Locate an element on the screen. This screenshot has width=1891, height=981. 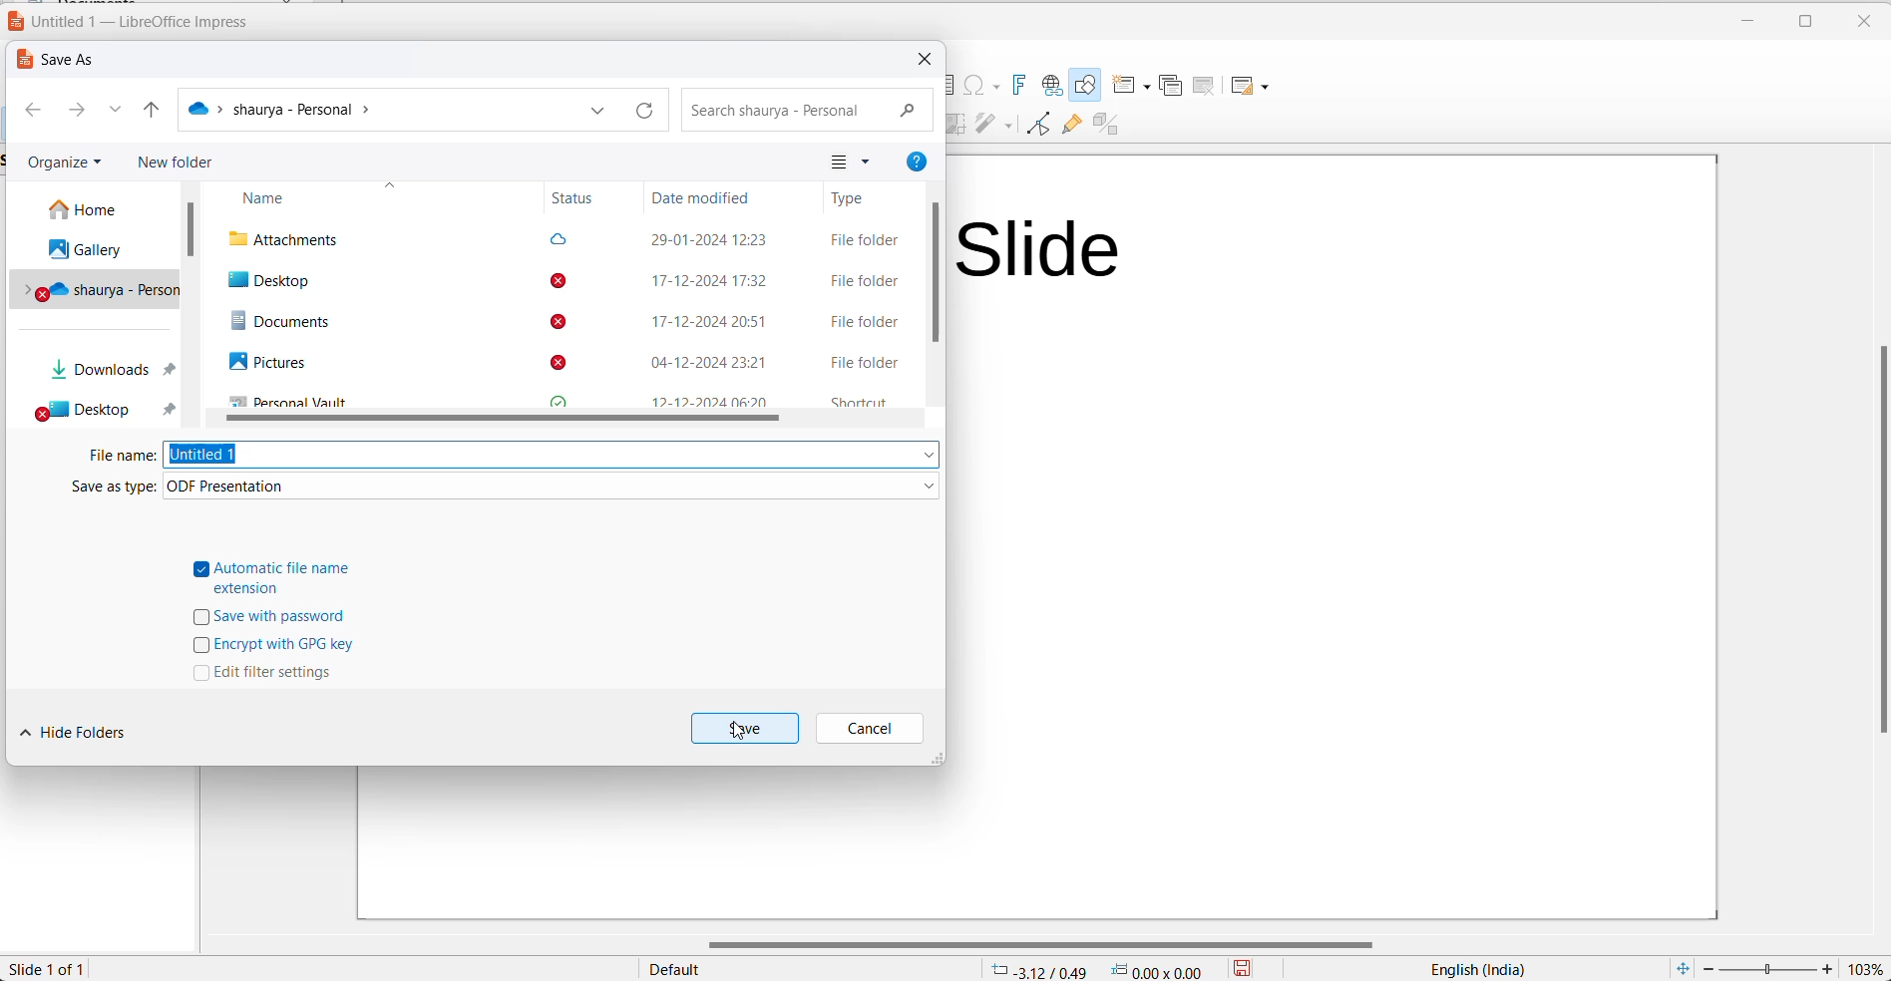
insert fontwork text is located at coordinates (1017, 86).